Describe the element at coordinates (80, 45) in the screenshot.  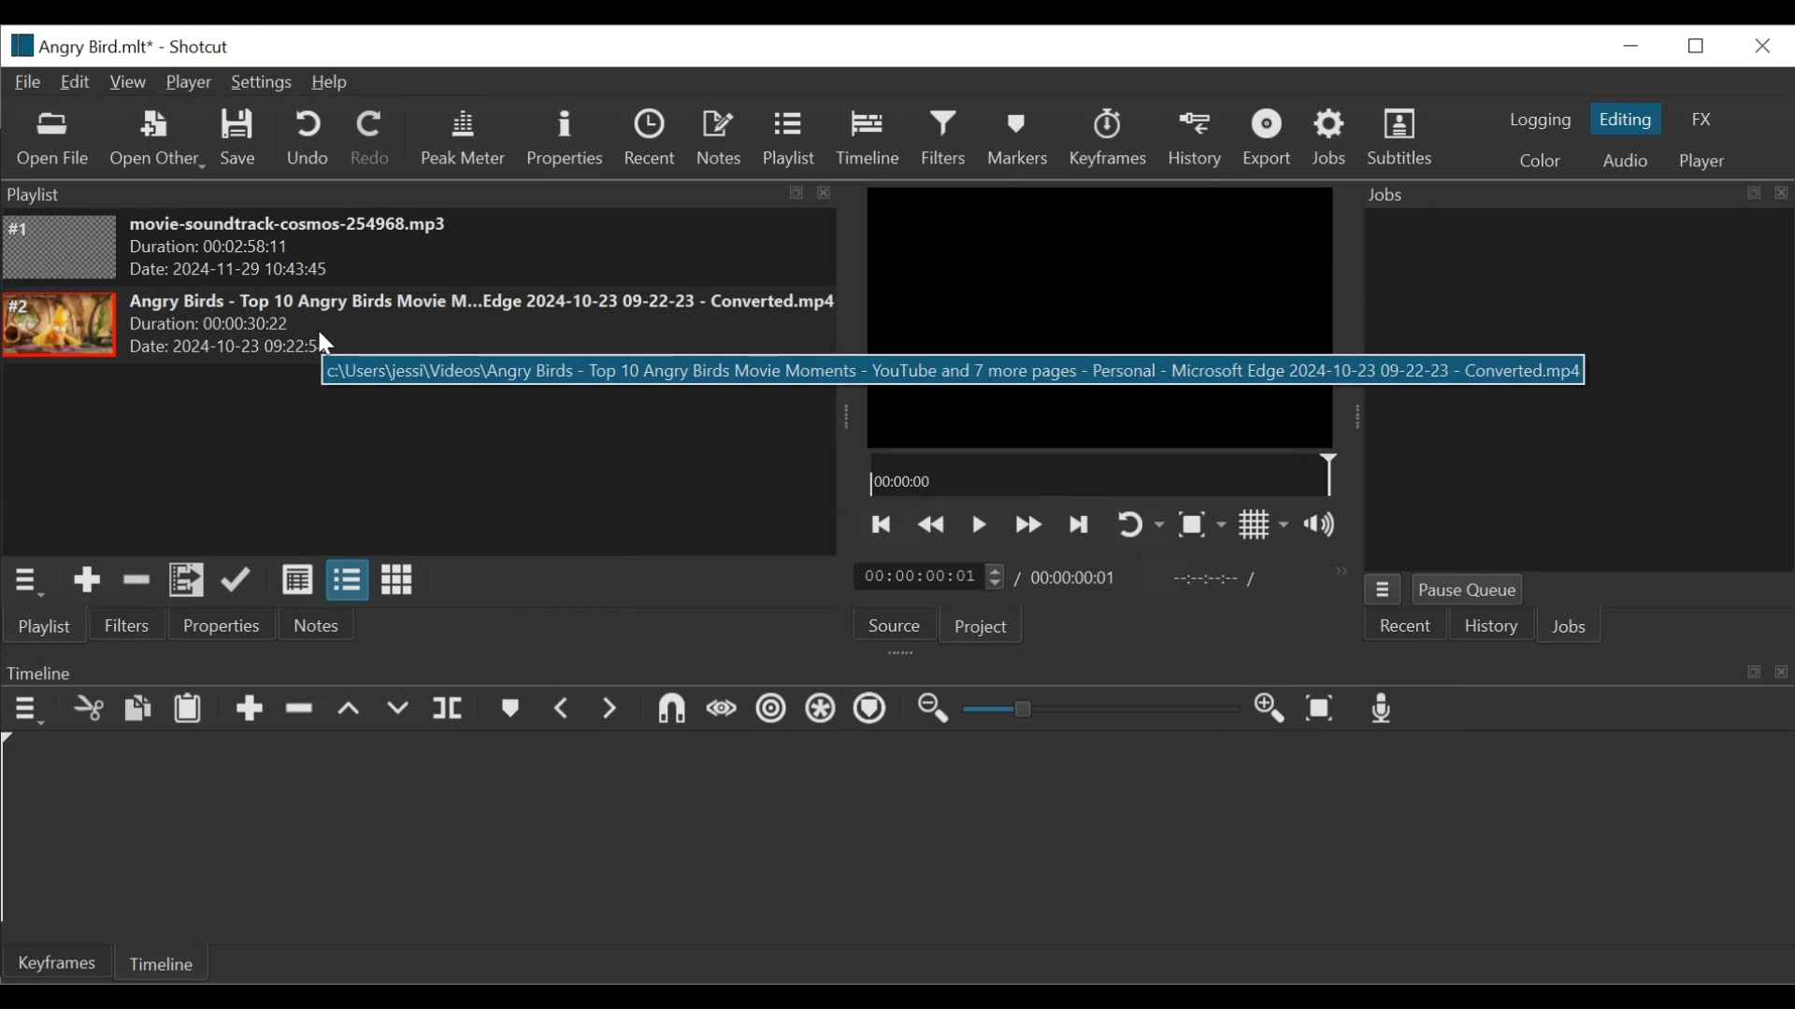
I see `File Name` at that location.